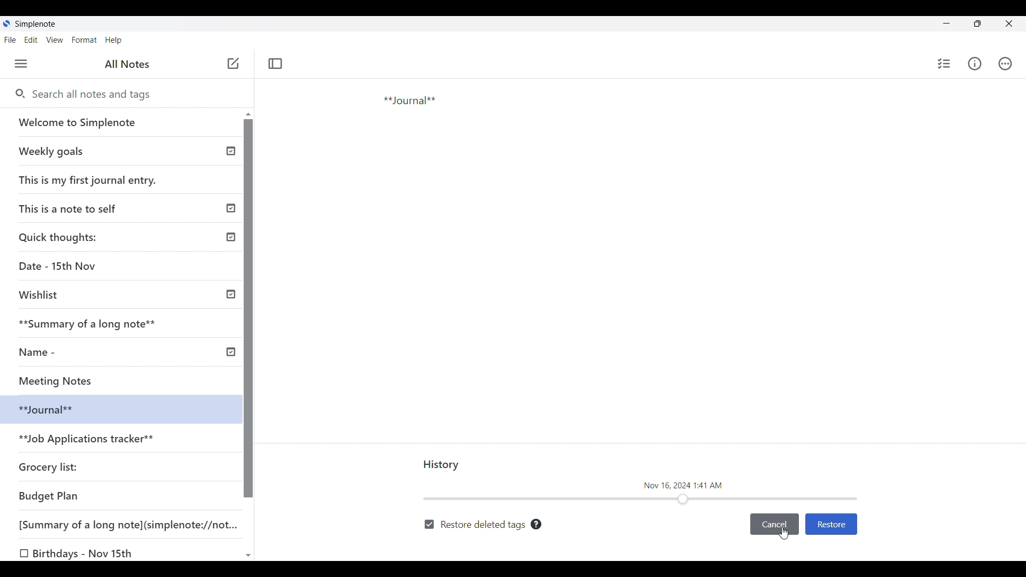  I want to click on File menu, so click(11, 40).